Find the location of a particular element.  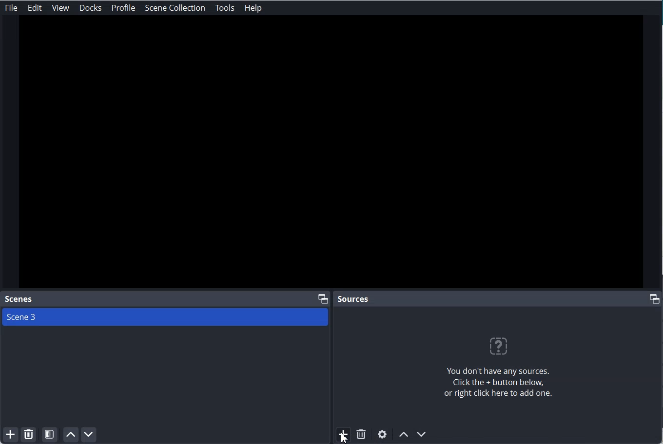

Sources is located at coordinates (352, 299).